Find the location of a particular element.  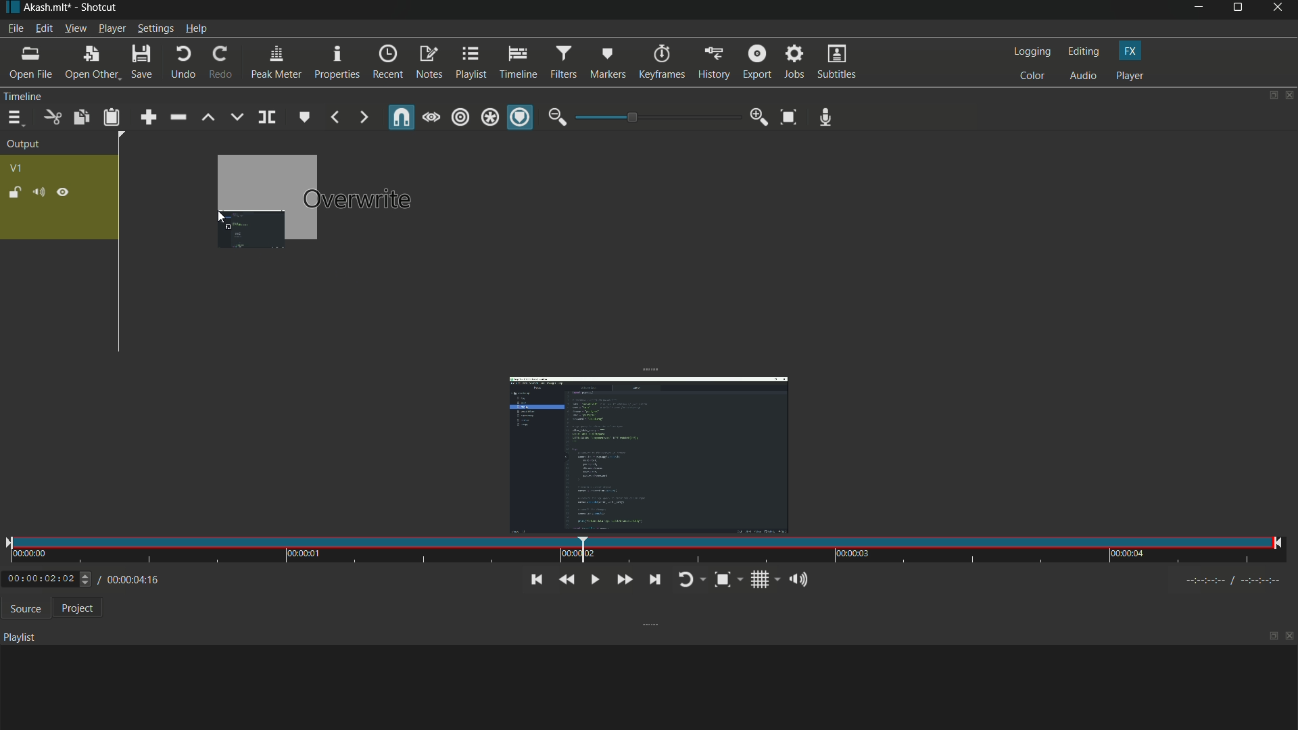

lock track is located at coordinates (13, 191).